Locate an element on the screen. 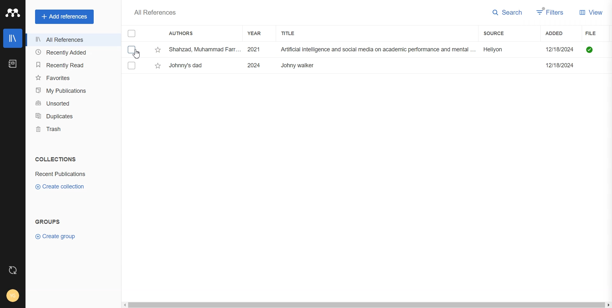 This screenshot has height=308, width=612. Checklist is located at coordinates (132, 33).